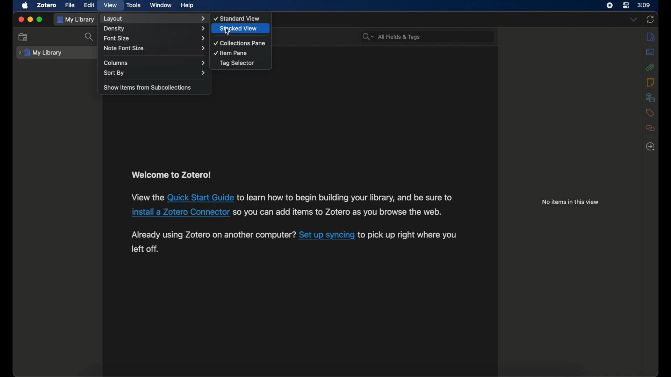  I want to click on item pane, so click(231, 53).